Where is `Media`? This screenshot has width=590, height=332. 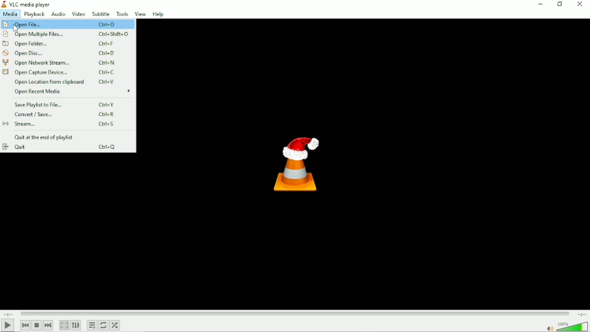 Media is located at coordinates (10, 15).